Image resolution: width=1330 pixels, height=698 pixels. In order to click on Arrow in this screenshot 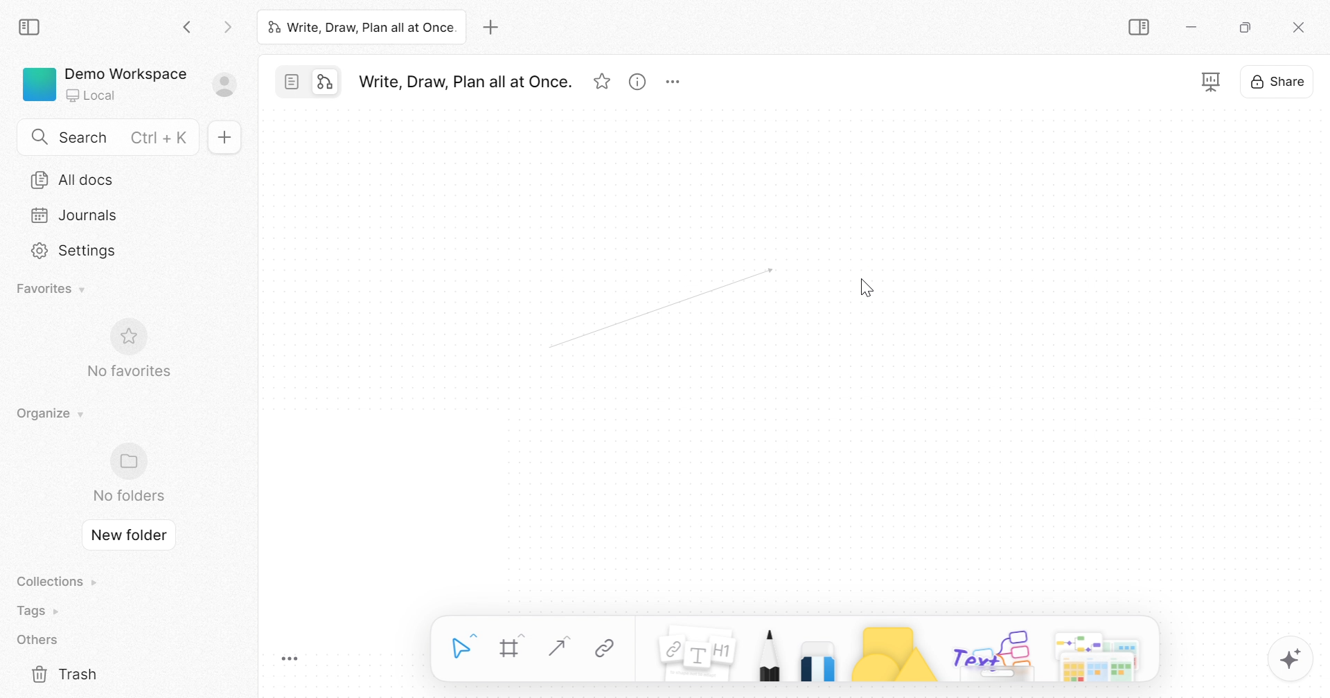, I will do `click(662, 303)`.